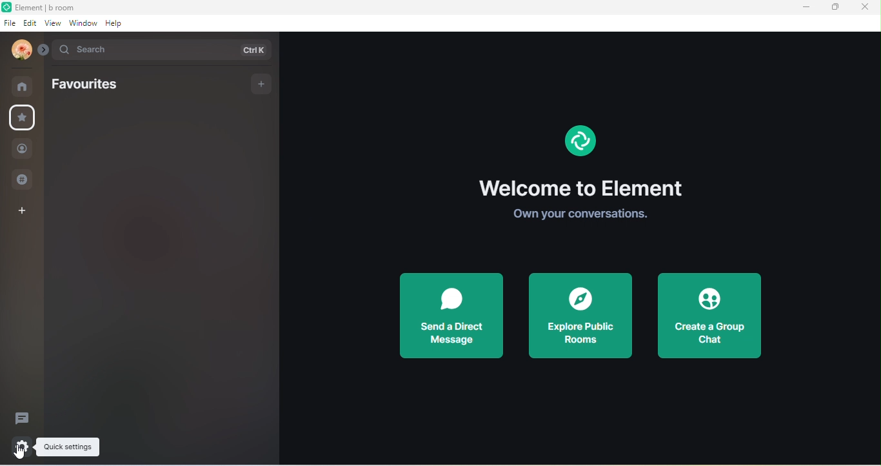 Image resolution: width=881 pixels, height=466 pixels. What do you see at coordinates (46, 6) in the screenshot?
I see `element b room` at bounding box center [46, 6].